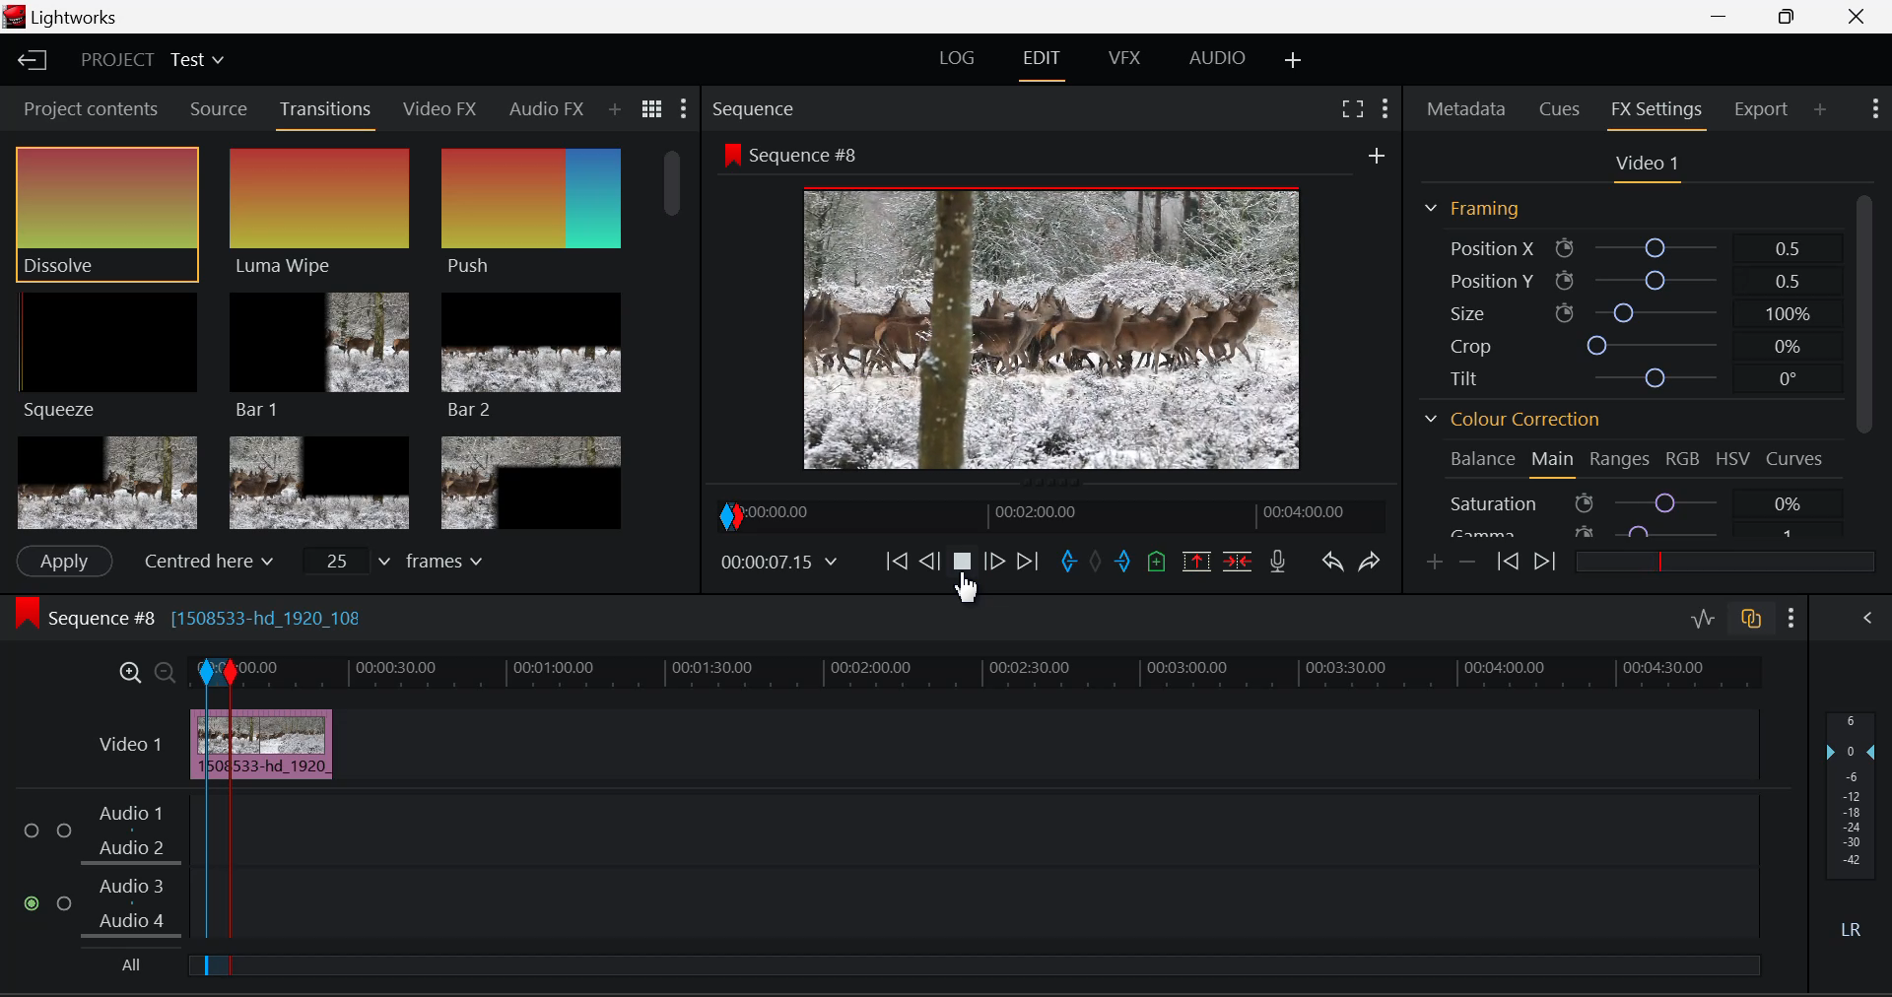 This screenshot has width=1892, height=997. I want to click on Source, so click(220, 109).